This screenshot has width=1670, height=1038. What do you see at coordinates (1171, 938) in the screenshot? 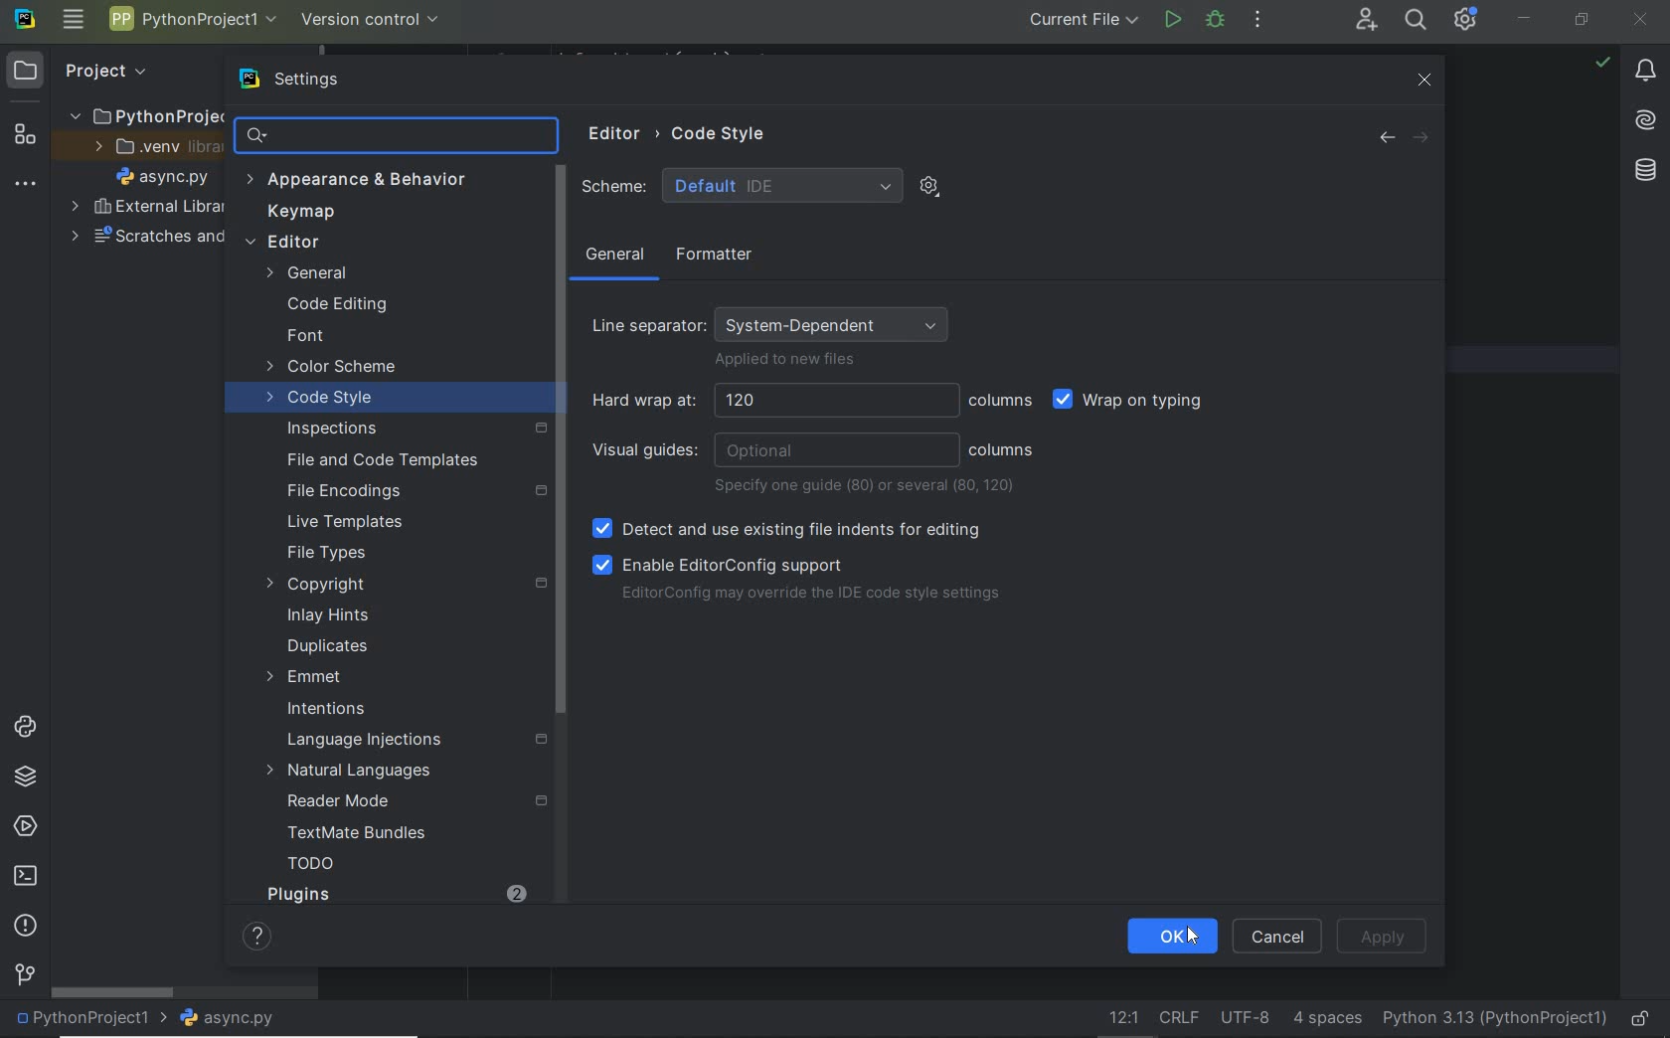
I see `OK` at bounding box center [1171, 938].